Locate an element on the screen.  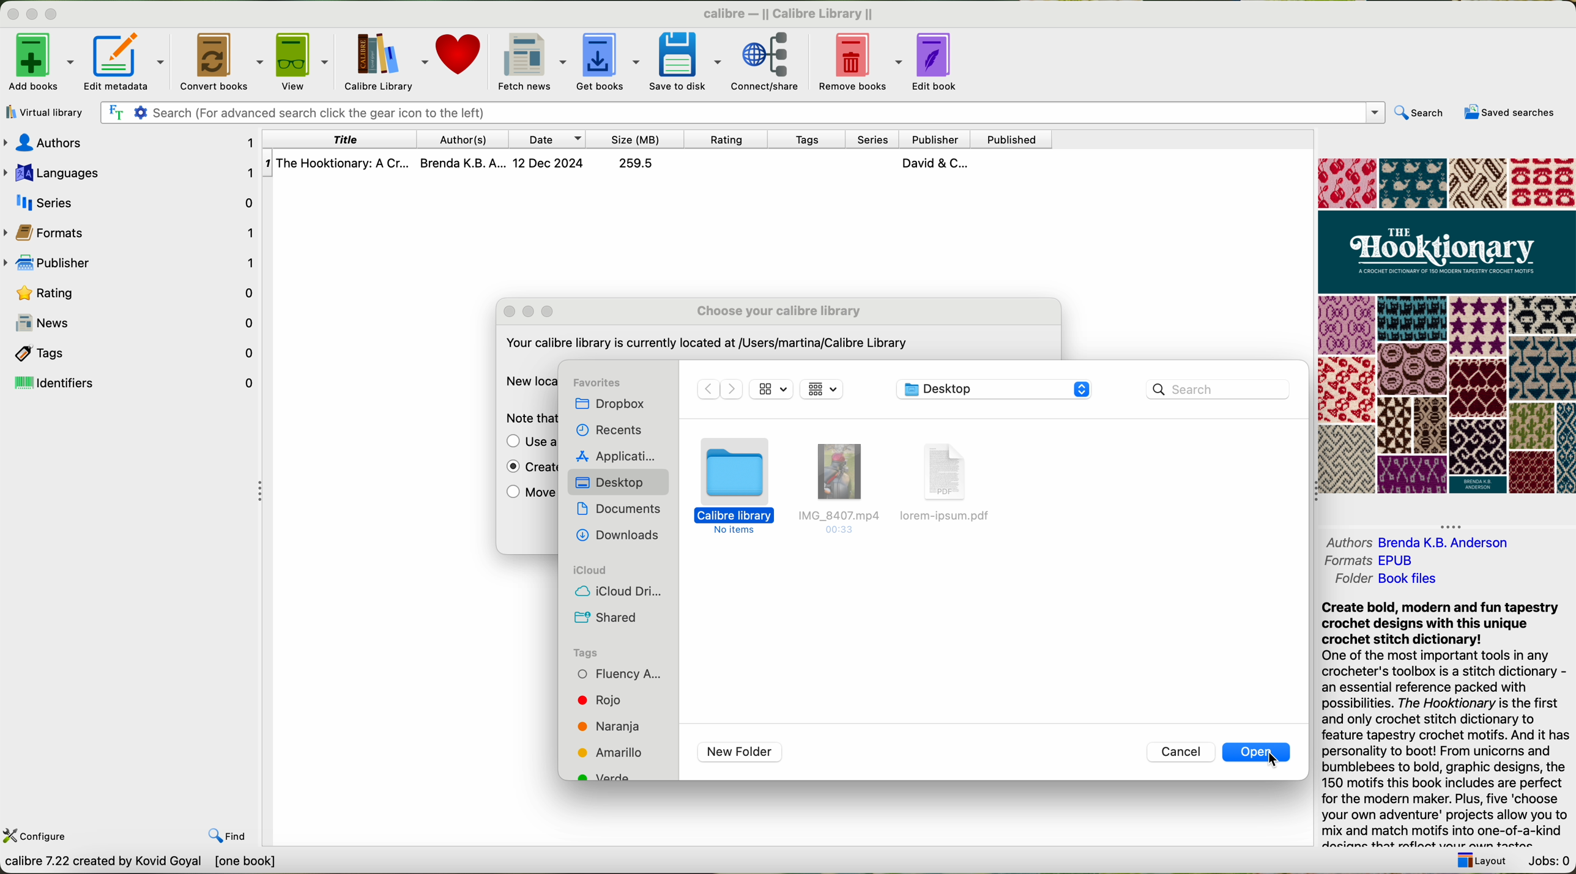
Forward is located at coordinates (733, 390).